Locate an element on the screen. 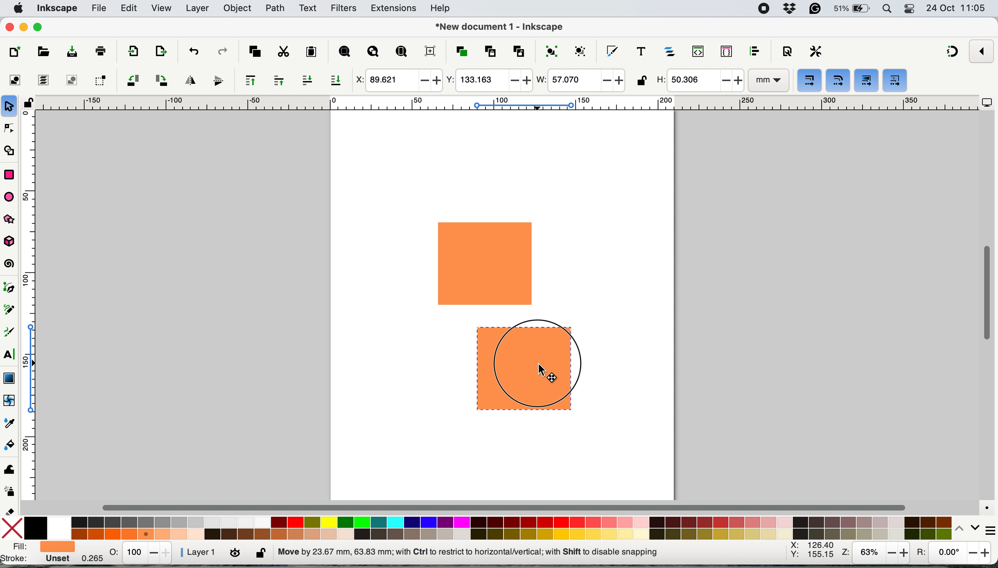 This screenshot has height=568, width=998. screen recorder is located at coordinates (764, 9).